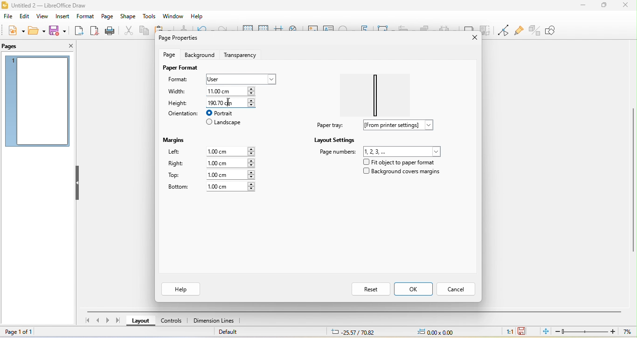 The image size is (637, 338). Describe the element at coordinates (150, 17) in the screenshot. I see `tools` at that location.